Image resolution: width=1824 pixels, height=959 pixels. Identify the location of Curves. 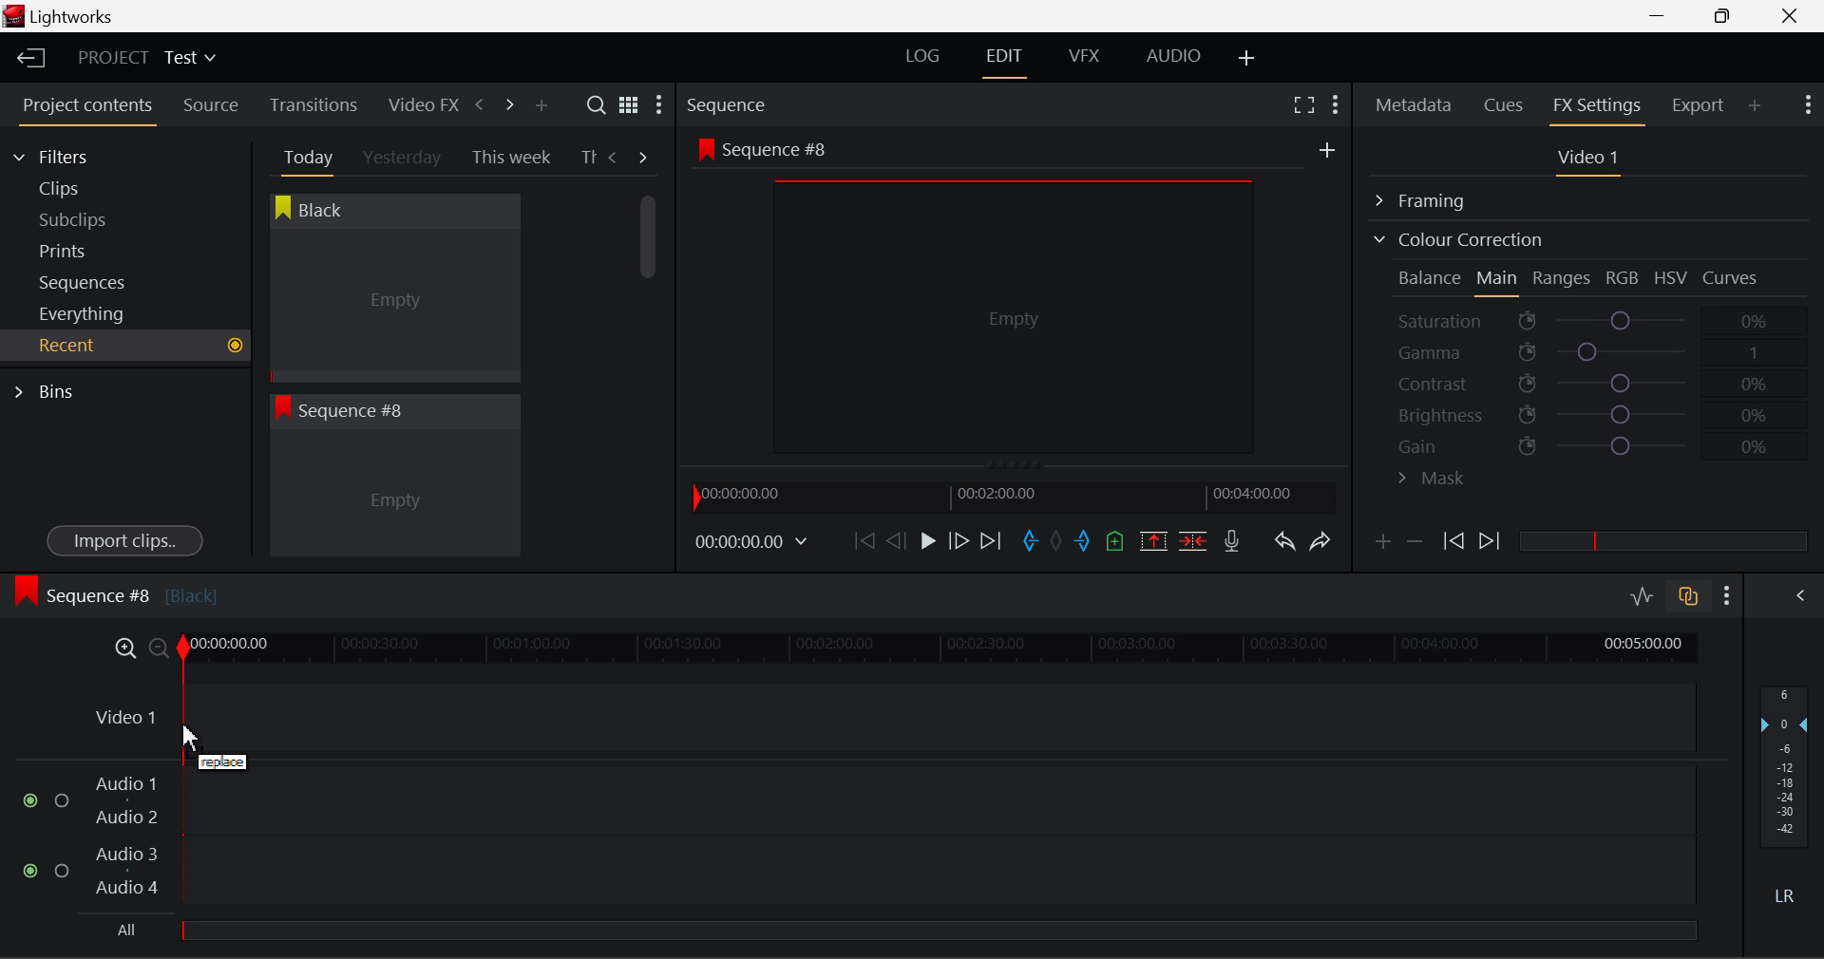
(1733, 277).